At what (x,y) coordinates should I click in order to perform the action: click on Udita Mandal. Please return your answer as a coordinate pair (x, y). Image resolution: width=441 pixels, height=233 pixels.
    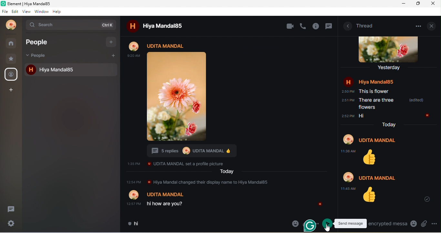
    Looking at the image, I should click on (377, 177).